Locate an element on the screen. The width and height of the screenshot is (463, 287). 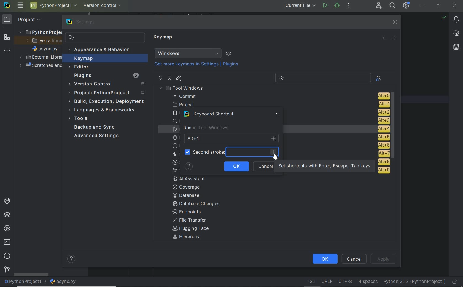
more actions is located at coordinates (349, 6).